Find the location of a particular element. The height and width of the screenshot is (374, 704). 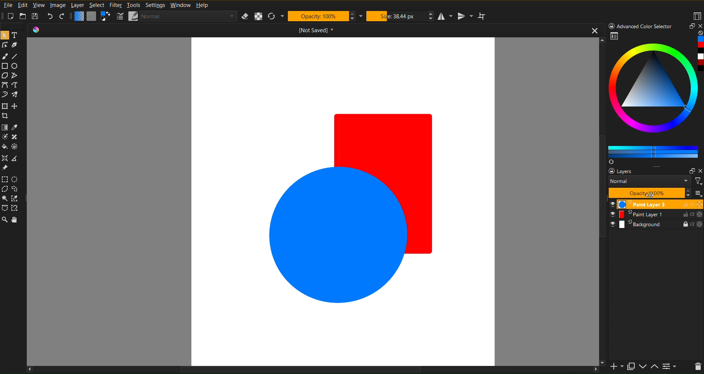

Line is located at coordinates (18, 56).